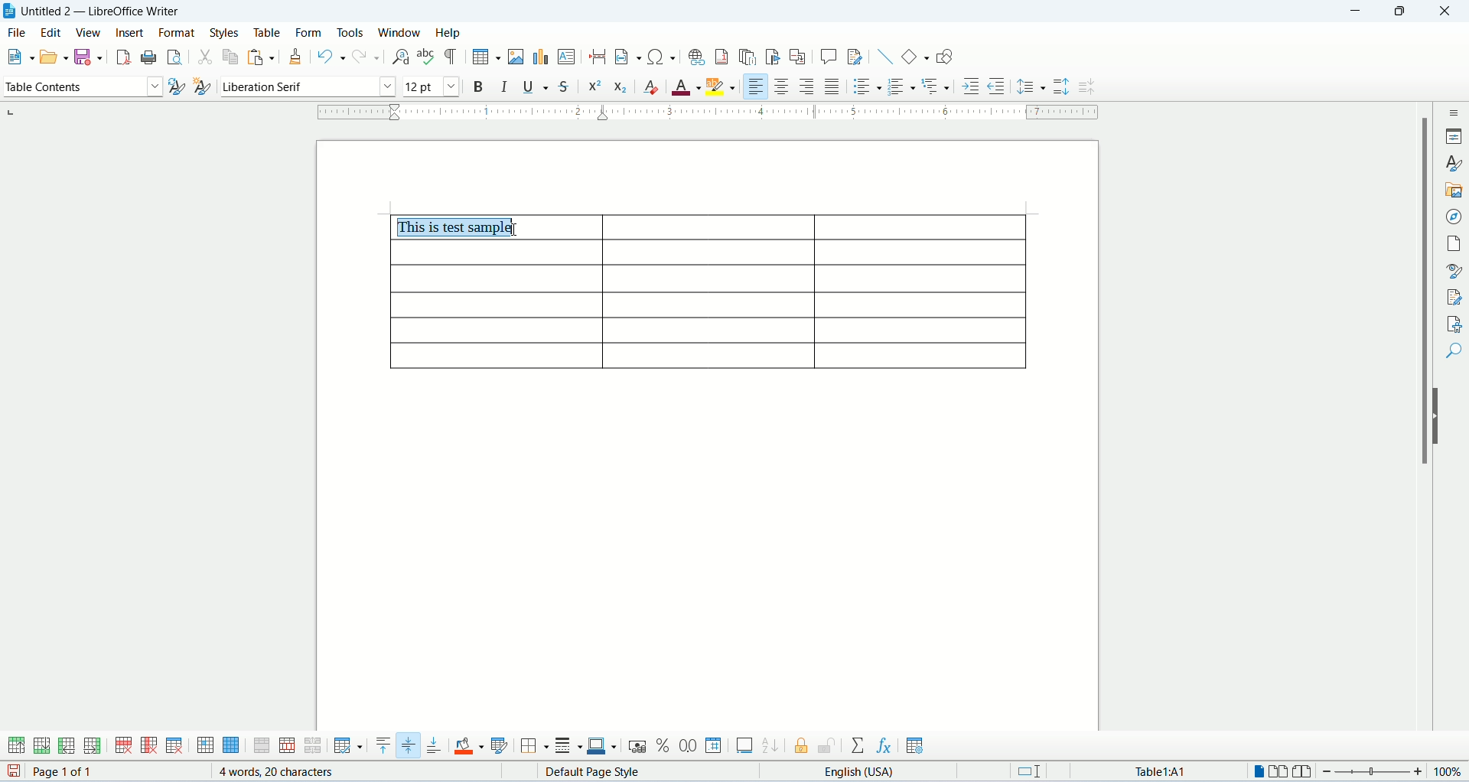 The image size is (1469, 782). I want to click on align bottom, so click(434, 745).